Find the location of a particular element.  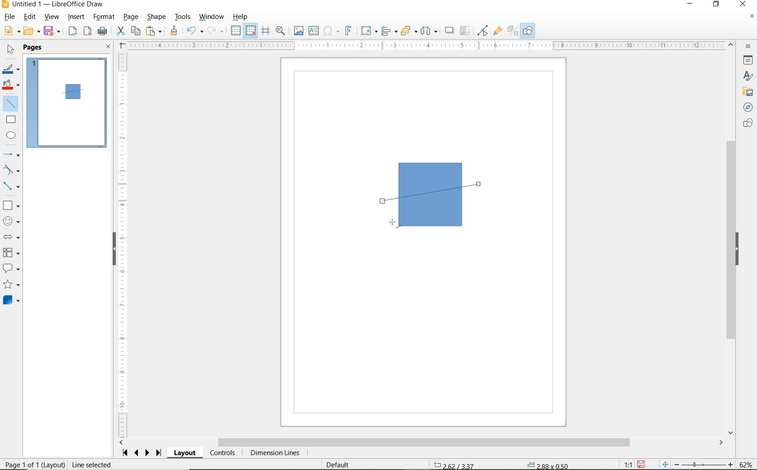

INSERT FRONTWORK TEXT is located at coordinates (348, 31).